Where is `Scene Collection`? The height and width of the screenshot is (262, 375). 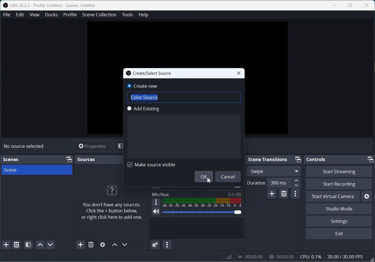 Scene Collection is located at coordinates (100, 15).